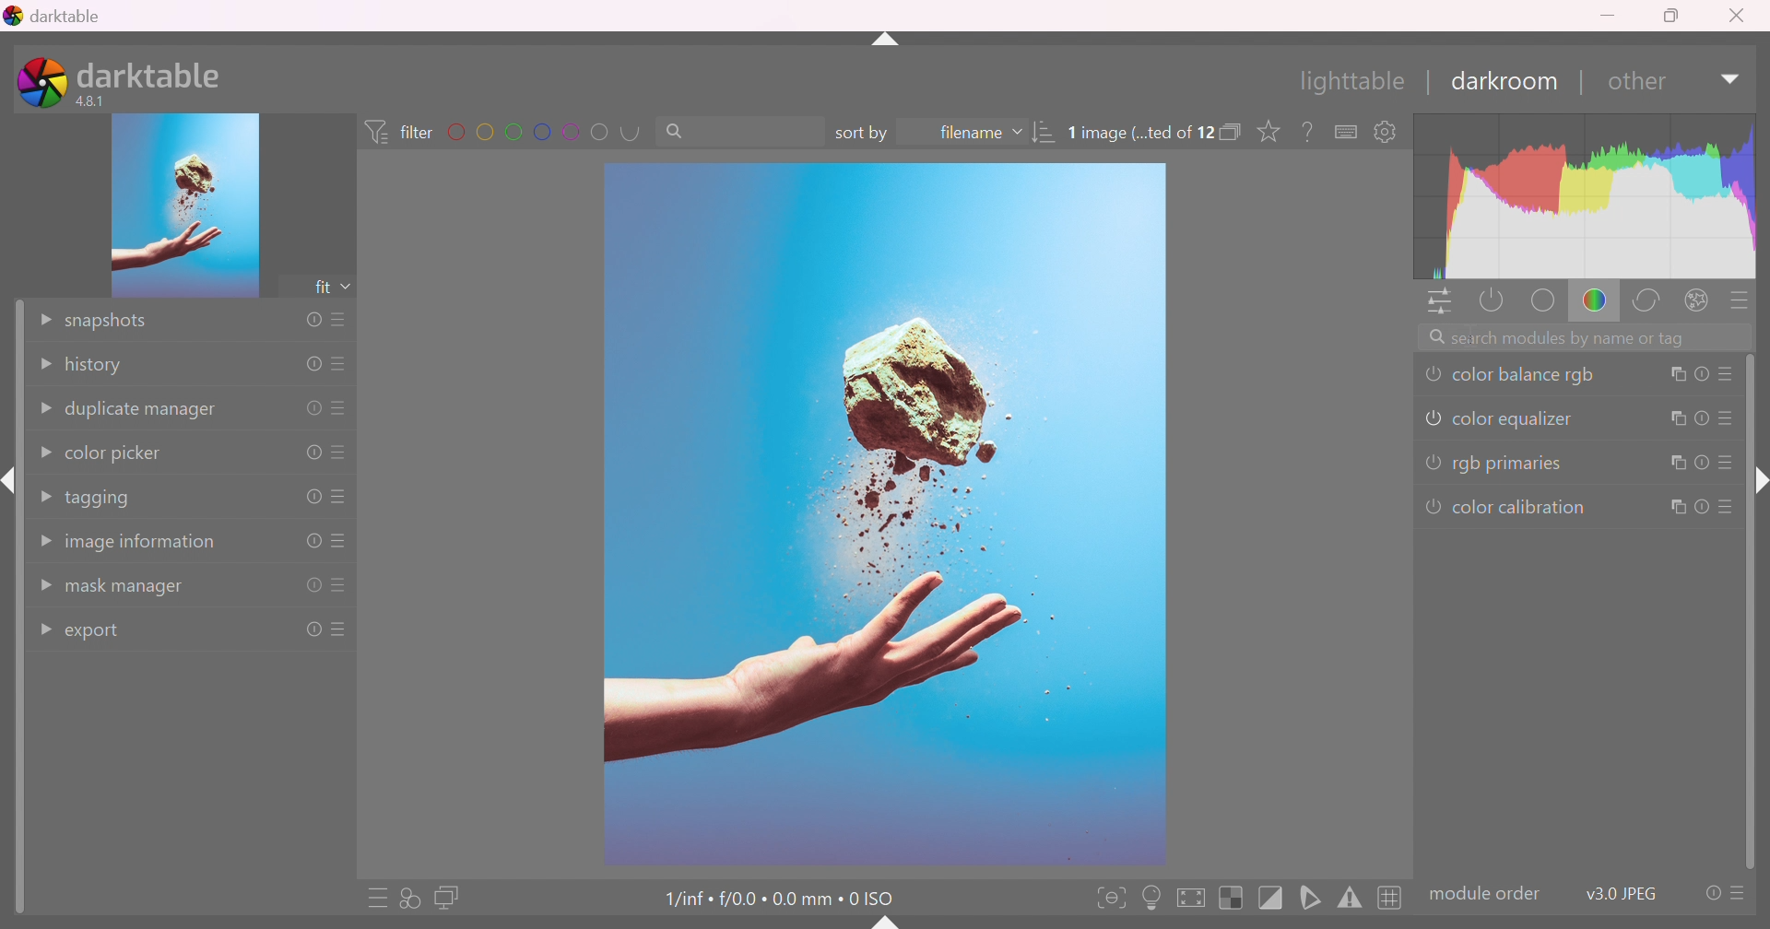  I want to click on effect, so click(1699, 300).